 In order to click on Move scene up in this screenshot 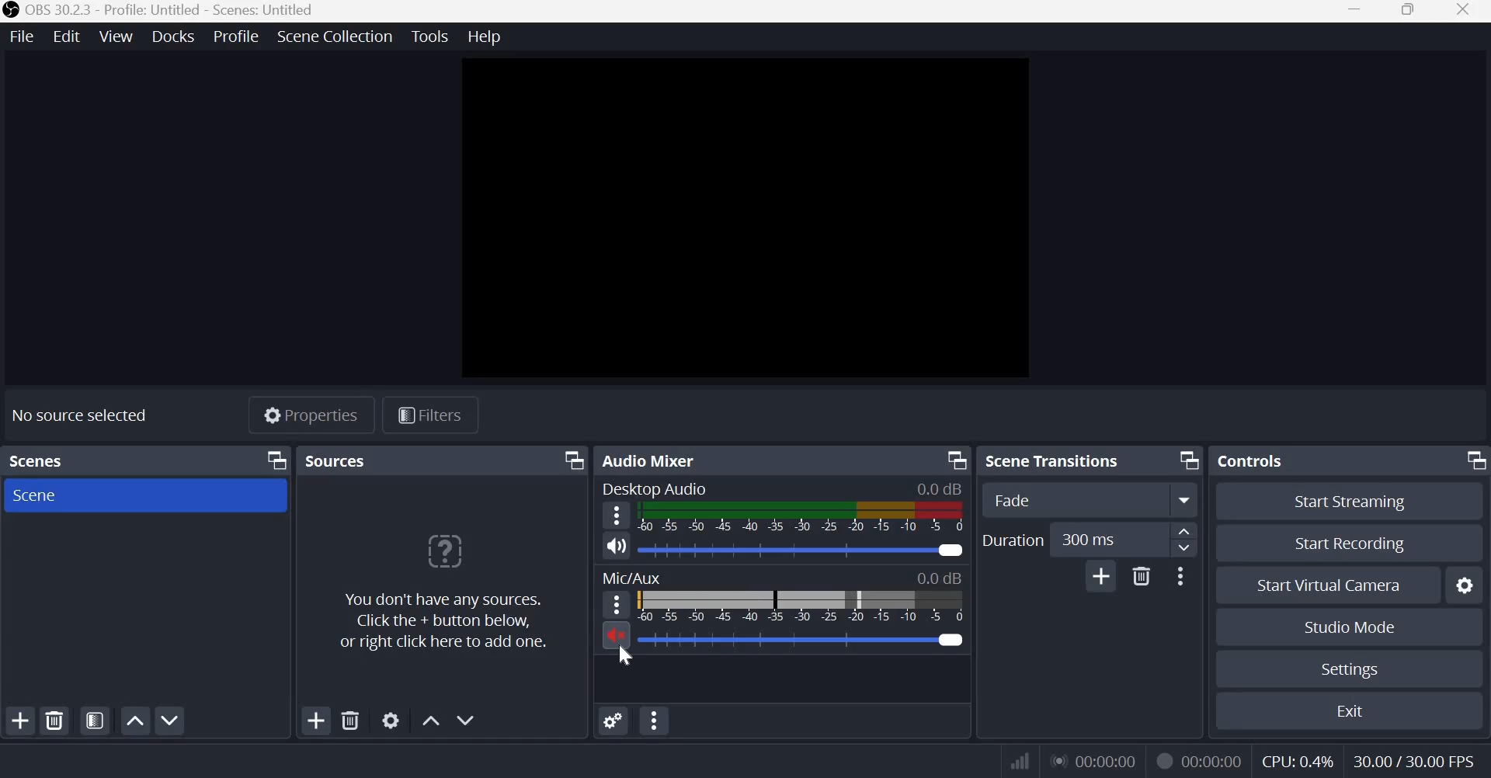, I will do `click(134, 721)`.